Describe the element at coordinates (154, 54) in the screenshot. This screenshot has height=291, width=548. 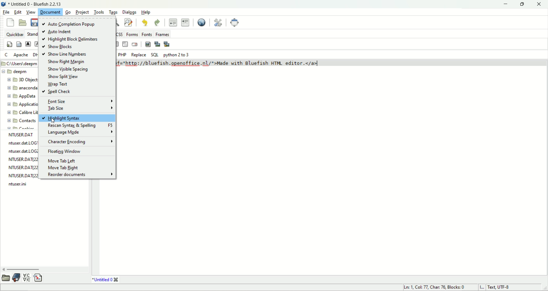
I see `SQL` at that location.